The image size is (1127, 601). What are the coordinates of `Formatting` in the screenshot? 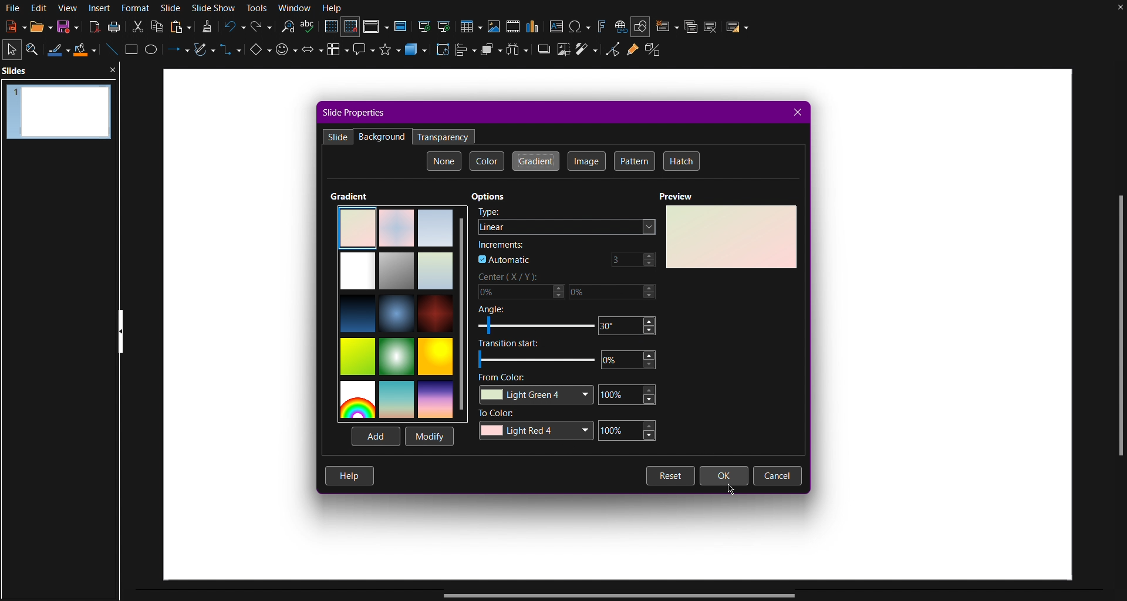 It's located at (207, 26).